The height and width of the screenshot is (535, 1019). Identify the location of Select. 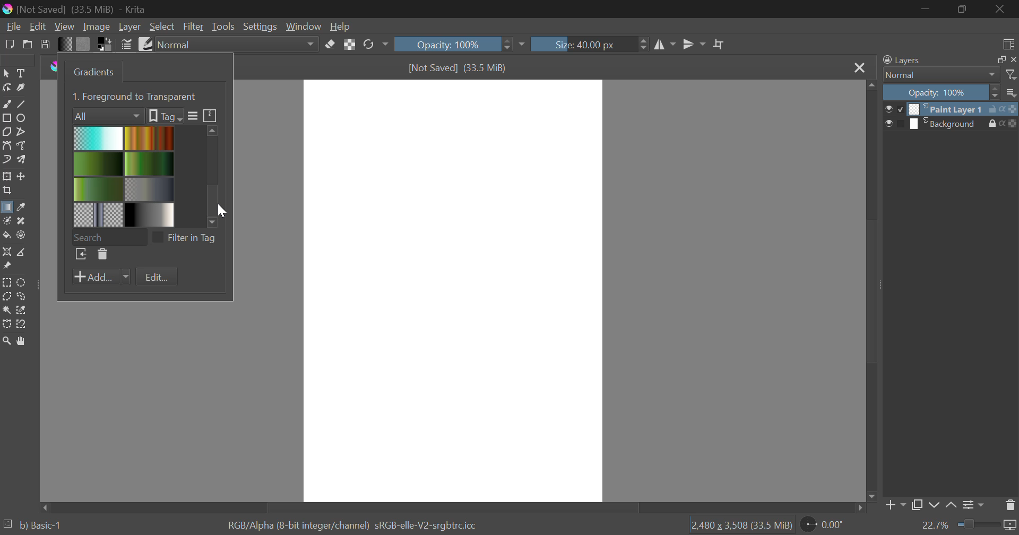
(162, 27).